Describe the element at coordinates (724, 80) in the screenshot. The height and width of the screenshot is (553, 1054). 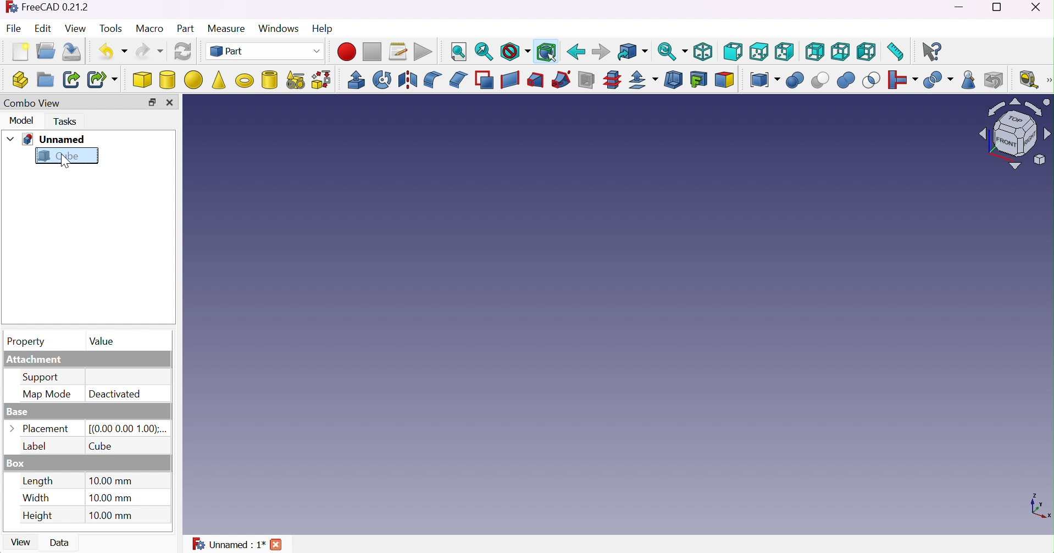
I see `Color per face` at that location.